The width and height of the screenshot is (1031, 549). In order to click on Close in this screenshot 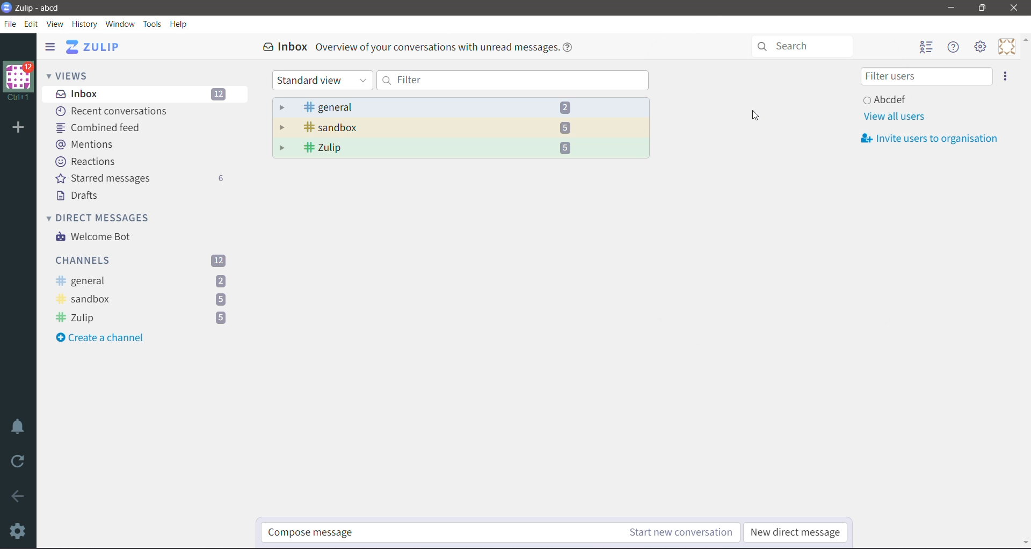, I will do `click(1014, 8)`.